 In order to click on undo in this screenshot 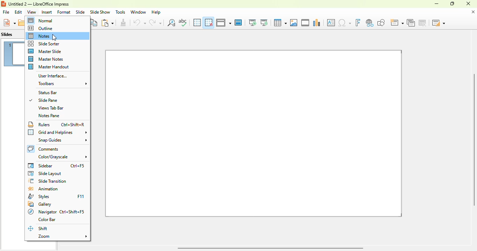, I will do `click(139, 23)`.